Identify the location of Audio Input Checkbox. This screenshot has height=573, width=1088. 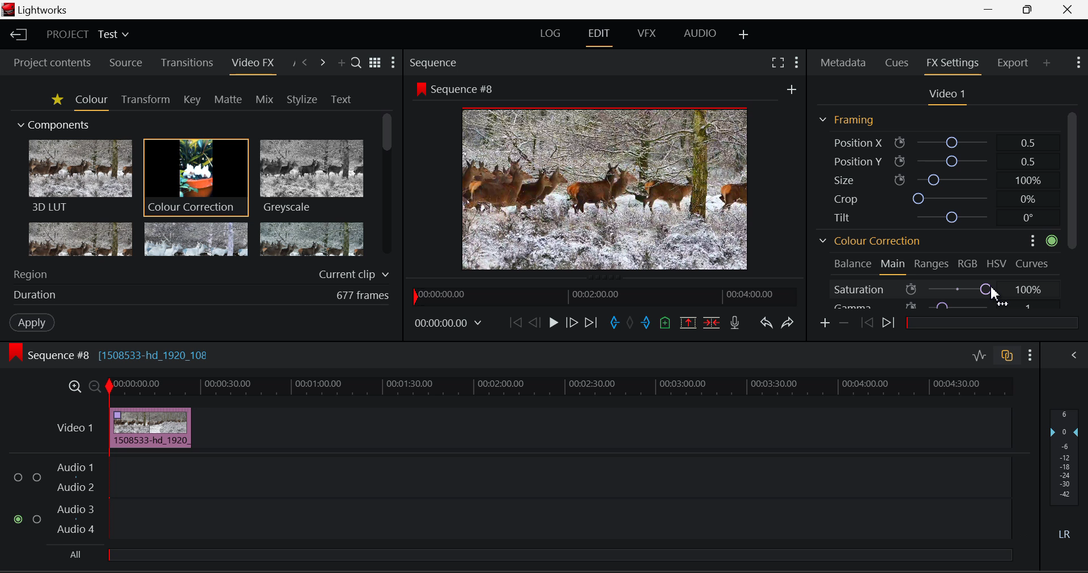
(18, 478).